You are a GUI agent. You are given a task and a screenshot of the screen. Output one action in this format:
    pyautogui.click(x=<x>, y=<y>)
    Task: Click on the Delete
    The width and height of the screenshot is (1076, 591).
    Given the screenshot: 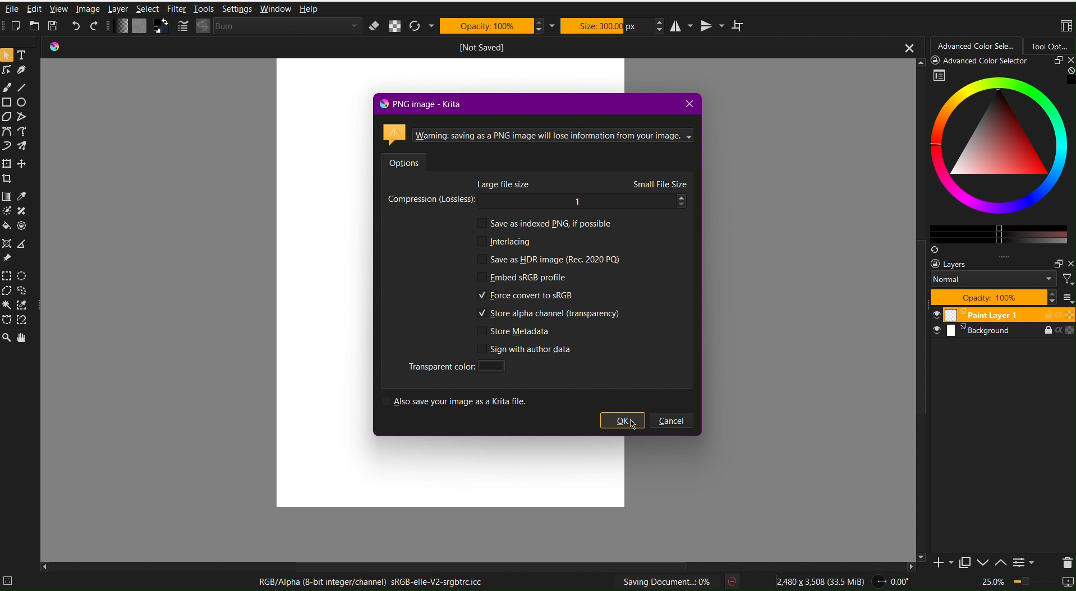 What is the action you would take?
    pyautogui.click(x=1065, y=561)
    